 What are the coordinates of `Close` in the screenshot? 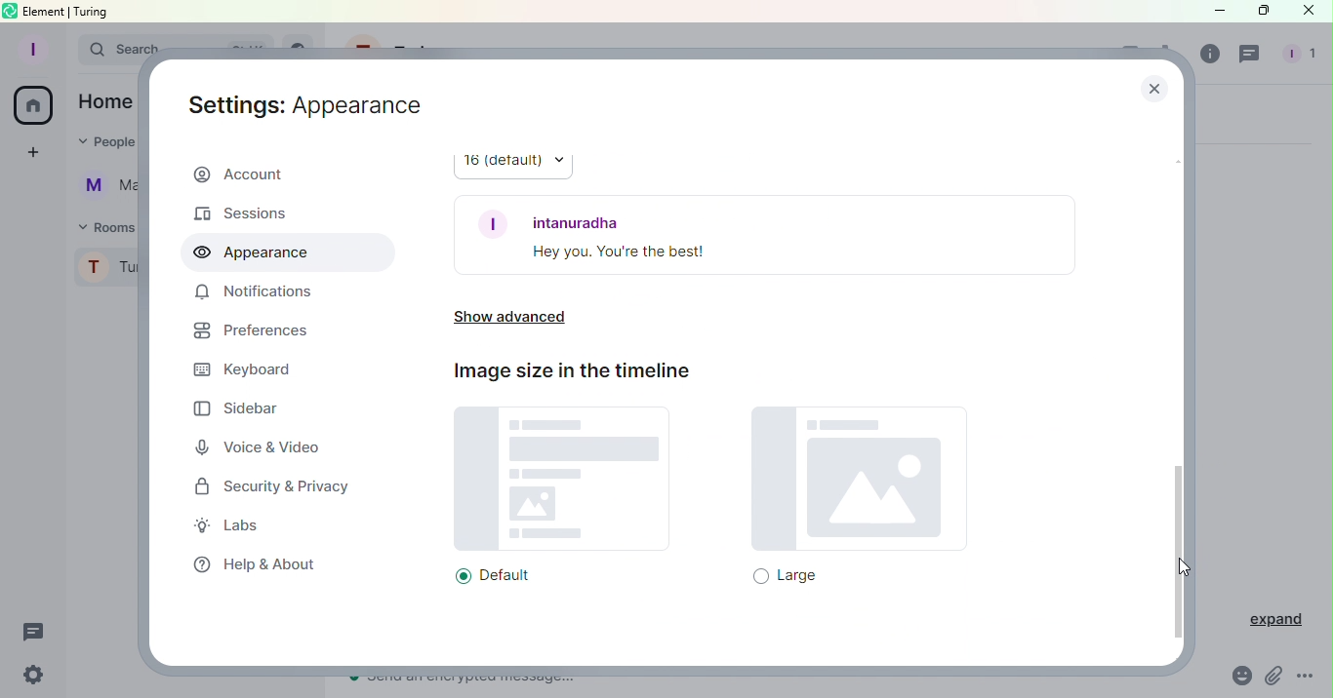 It's located at (1310, 12).